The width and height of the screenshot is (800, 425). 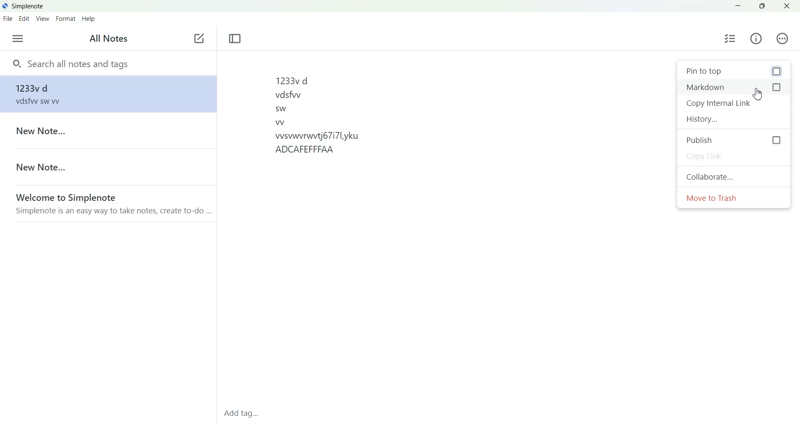 I want to click on Search notes and tags, so click(x=108, y=63).